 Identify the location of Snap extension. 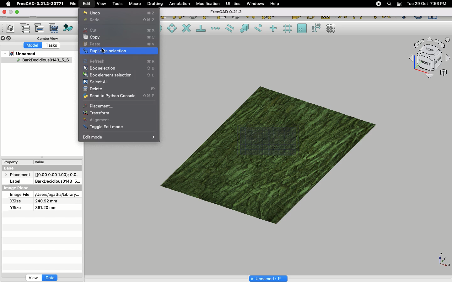
(216, 29).